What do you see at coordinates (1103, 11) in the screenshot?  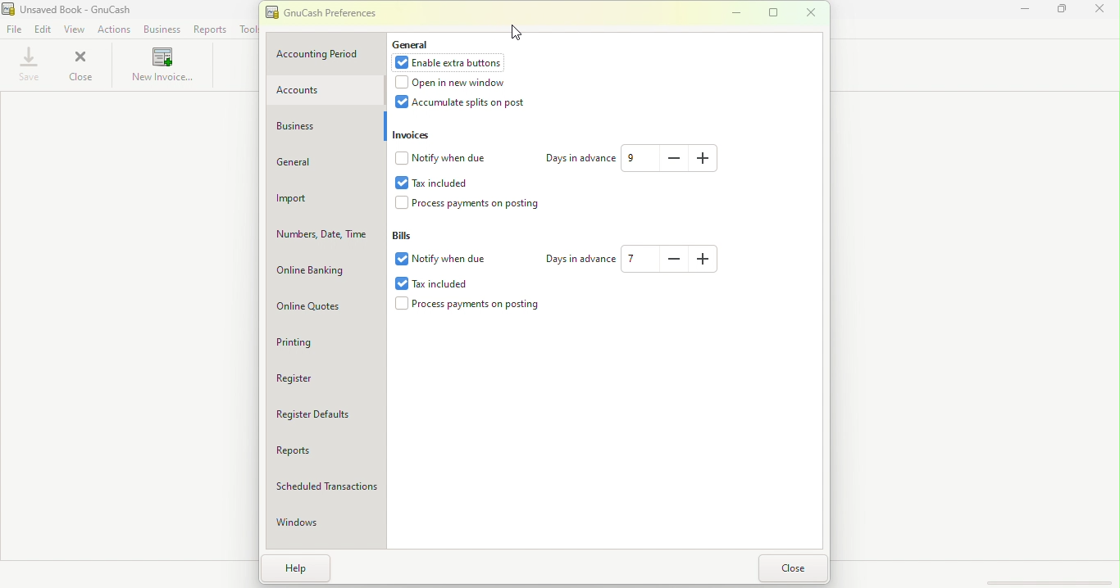 I see `Close` at bounding box center [1103, 11].